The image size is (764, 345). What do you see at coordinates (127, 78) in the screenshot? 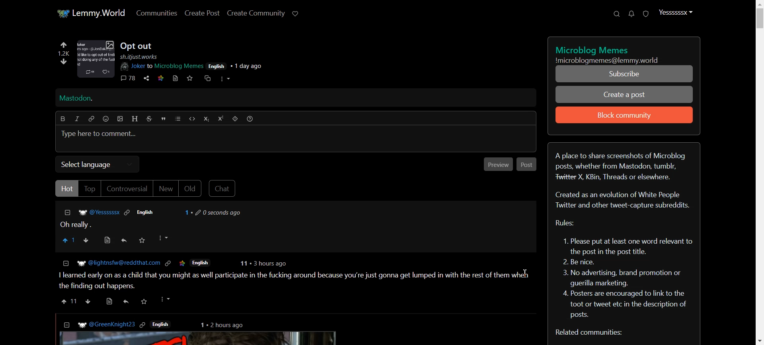
I see `comments` at bounding box center [127, 78].